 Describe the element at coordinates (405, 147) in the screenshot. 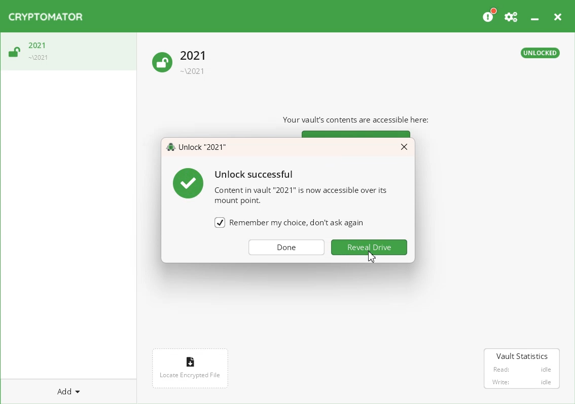

I see `Close` at that location.